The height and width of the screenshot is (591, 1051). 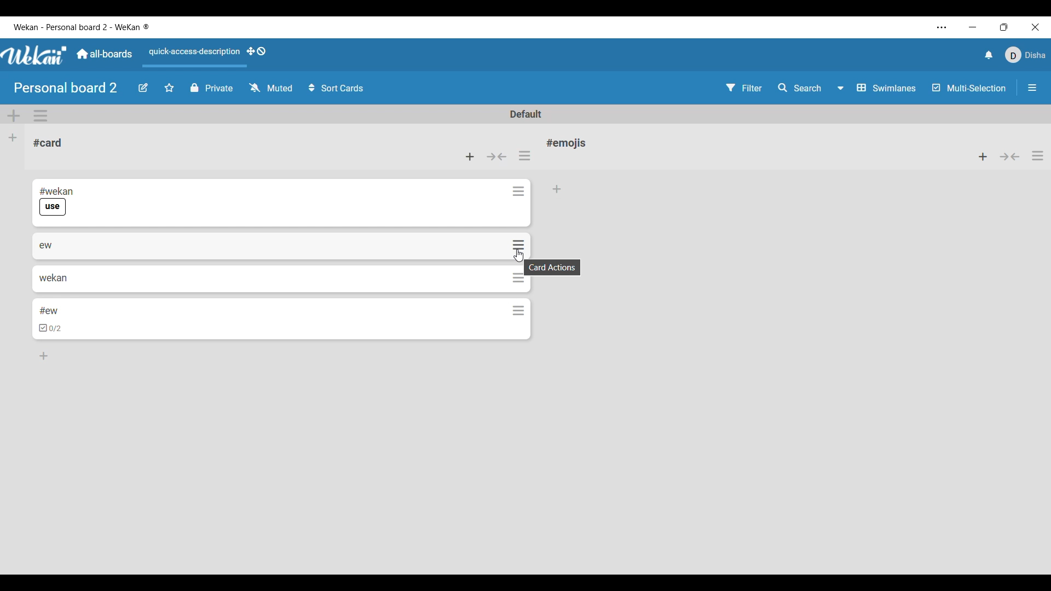 I want to click on Collapse, so click(x=1010, y=157).